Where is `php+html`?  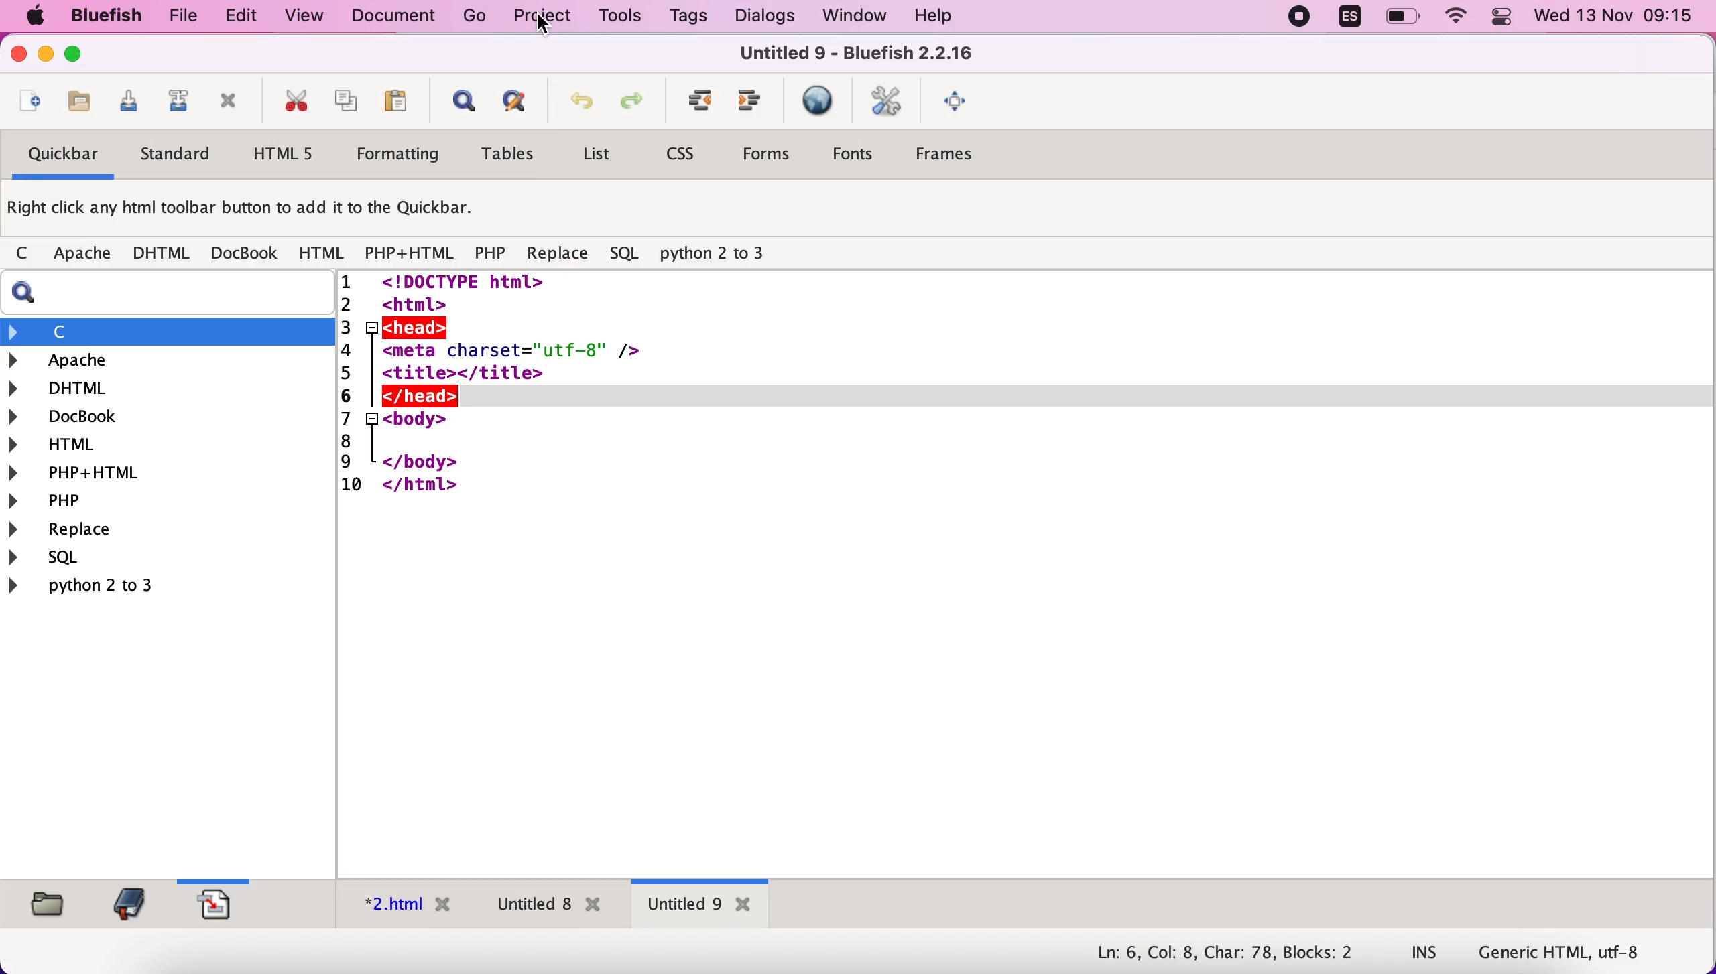 php+html is located at coordinates (409, 253).